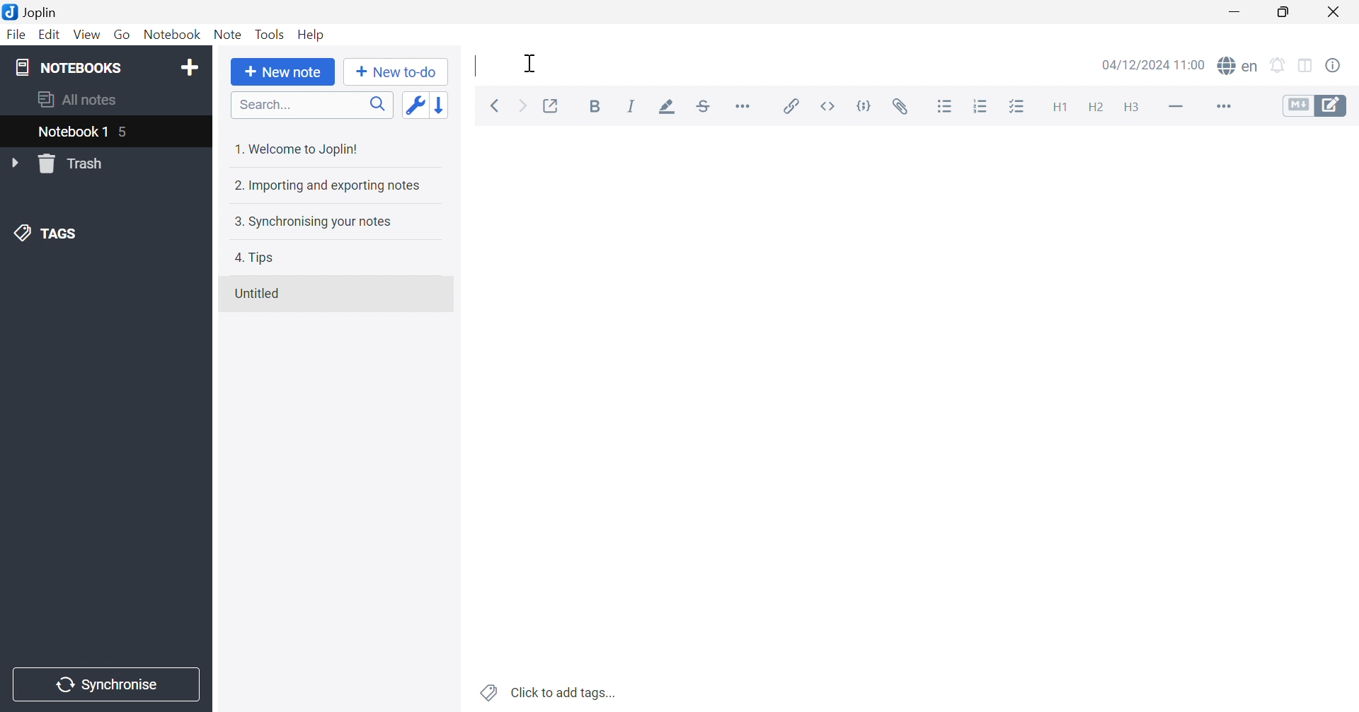 The height and width of the screenshot is (712, 1359). What do you see at coordinates (190, 66) in the screenshot?
I see `Add notebook` at bounding box center [190, 66].